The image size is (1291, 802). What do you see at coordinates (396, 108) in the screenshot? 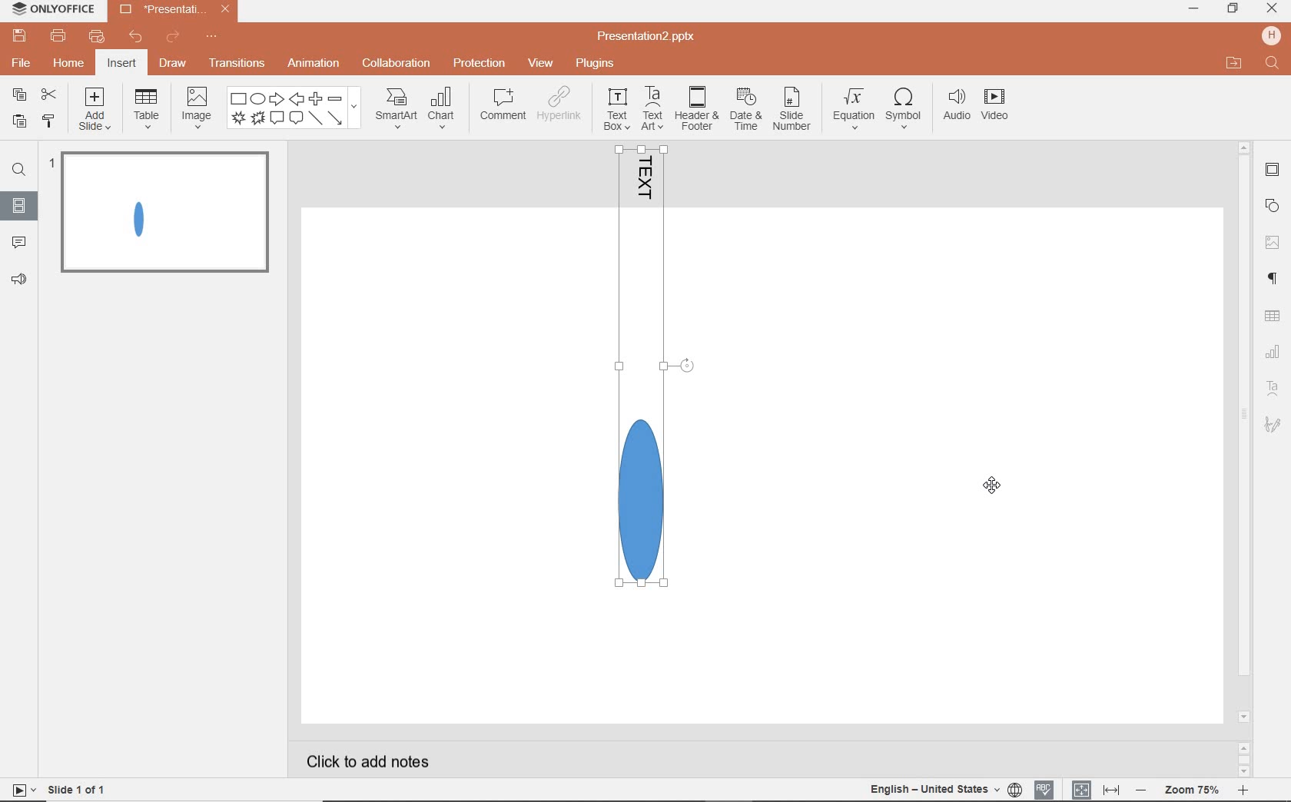
I see `smartart` at bounding box center [396, 108].